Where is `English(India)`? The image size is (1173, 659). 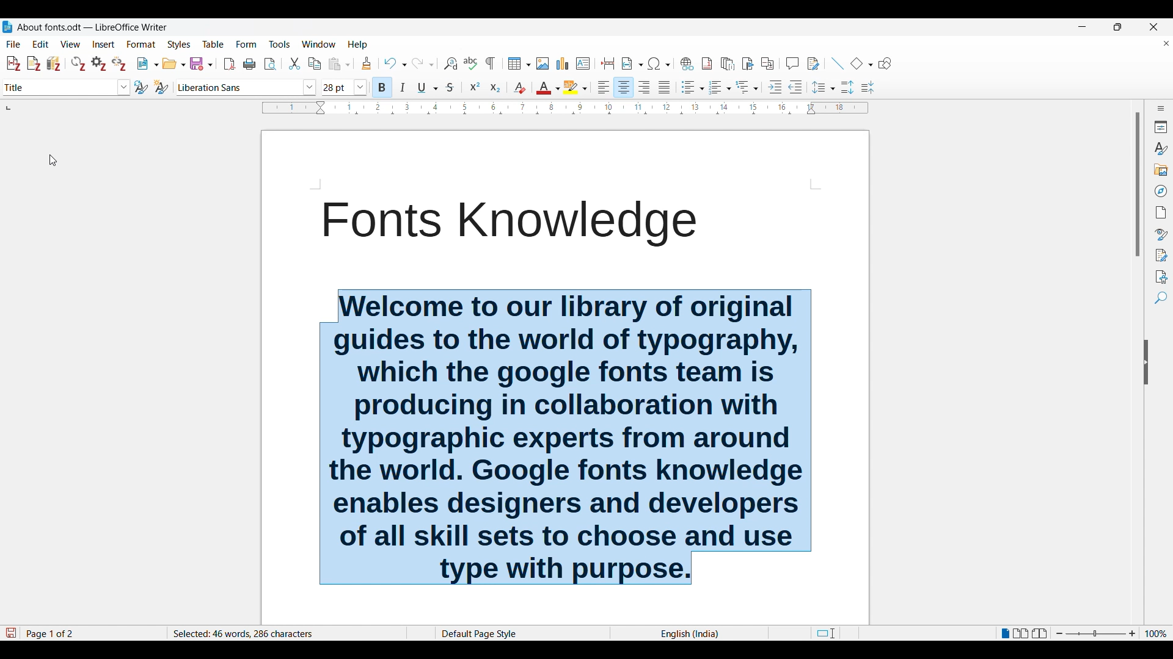
English(India) is located at coordinates (691, 635).